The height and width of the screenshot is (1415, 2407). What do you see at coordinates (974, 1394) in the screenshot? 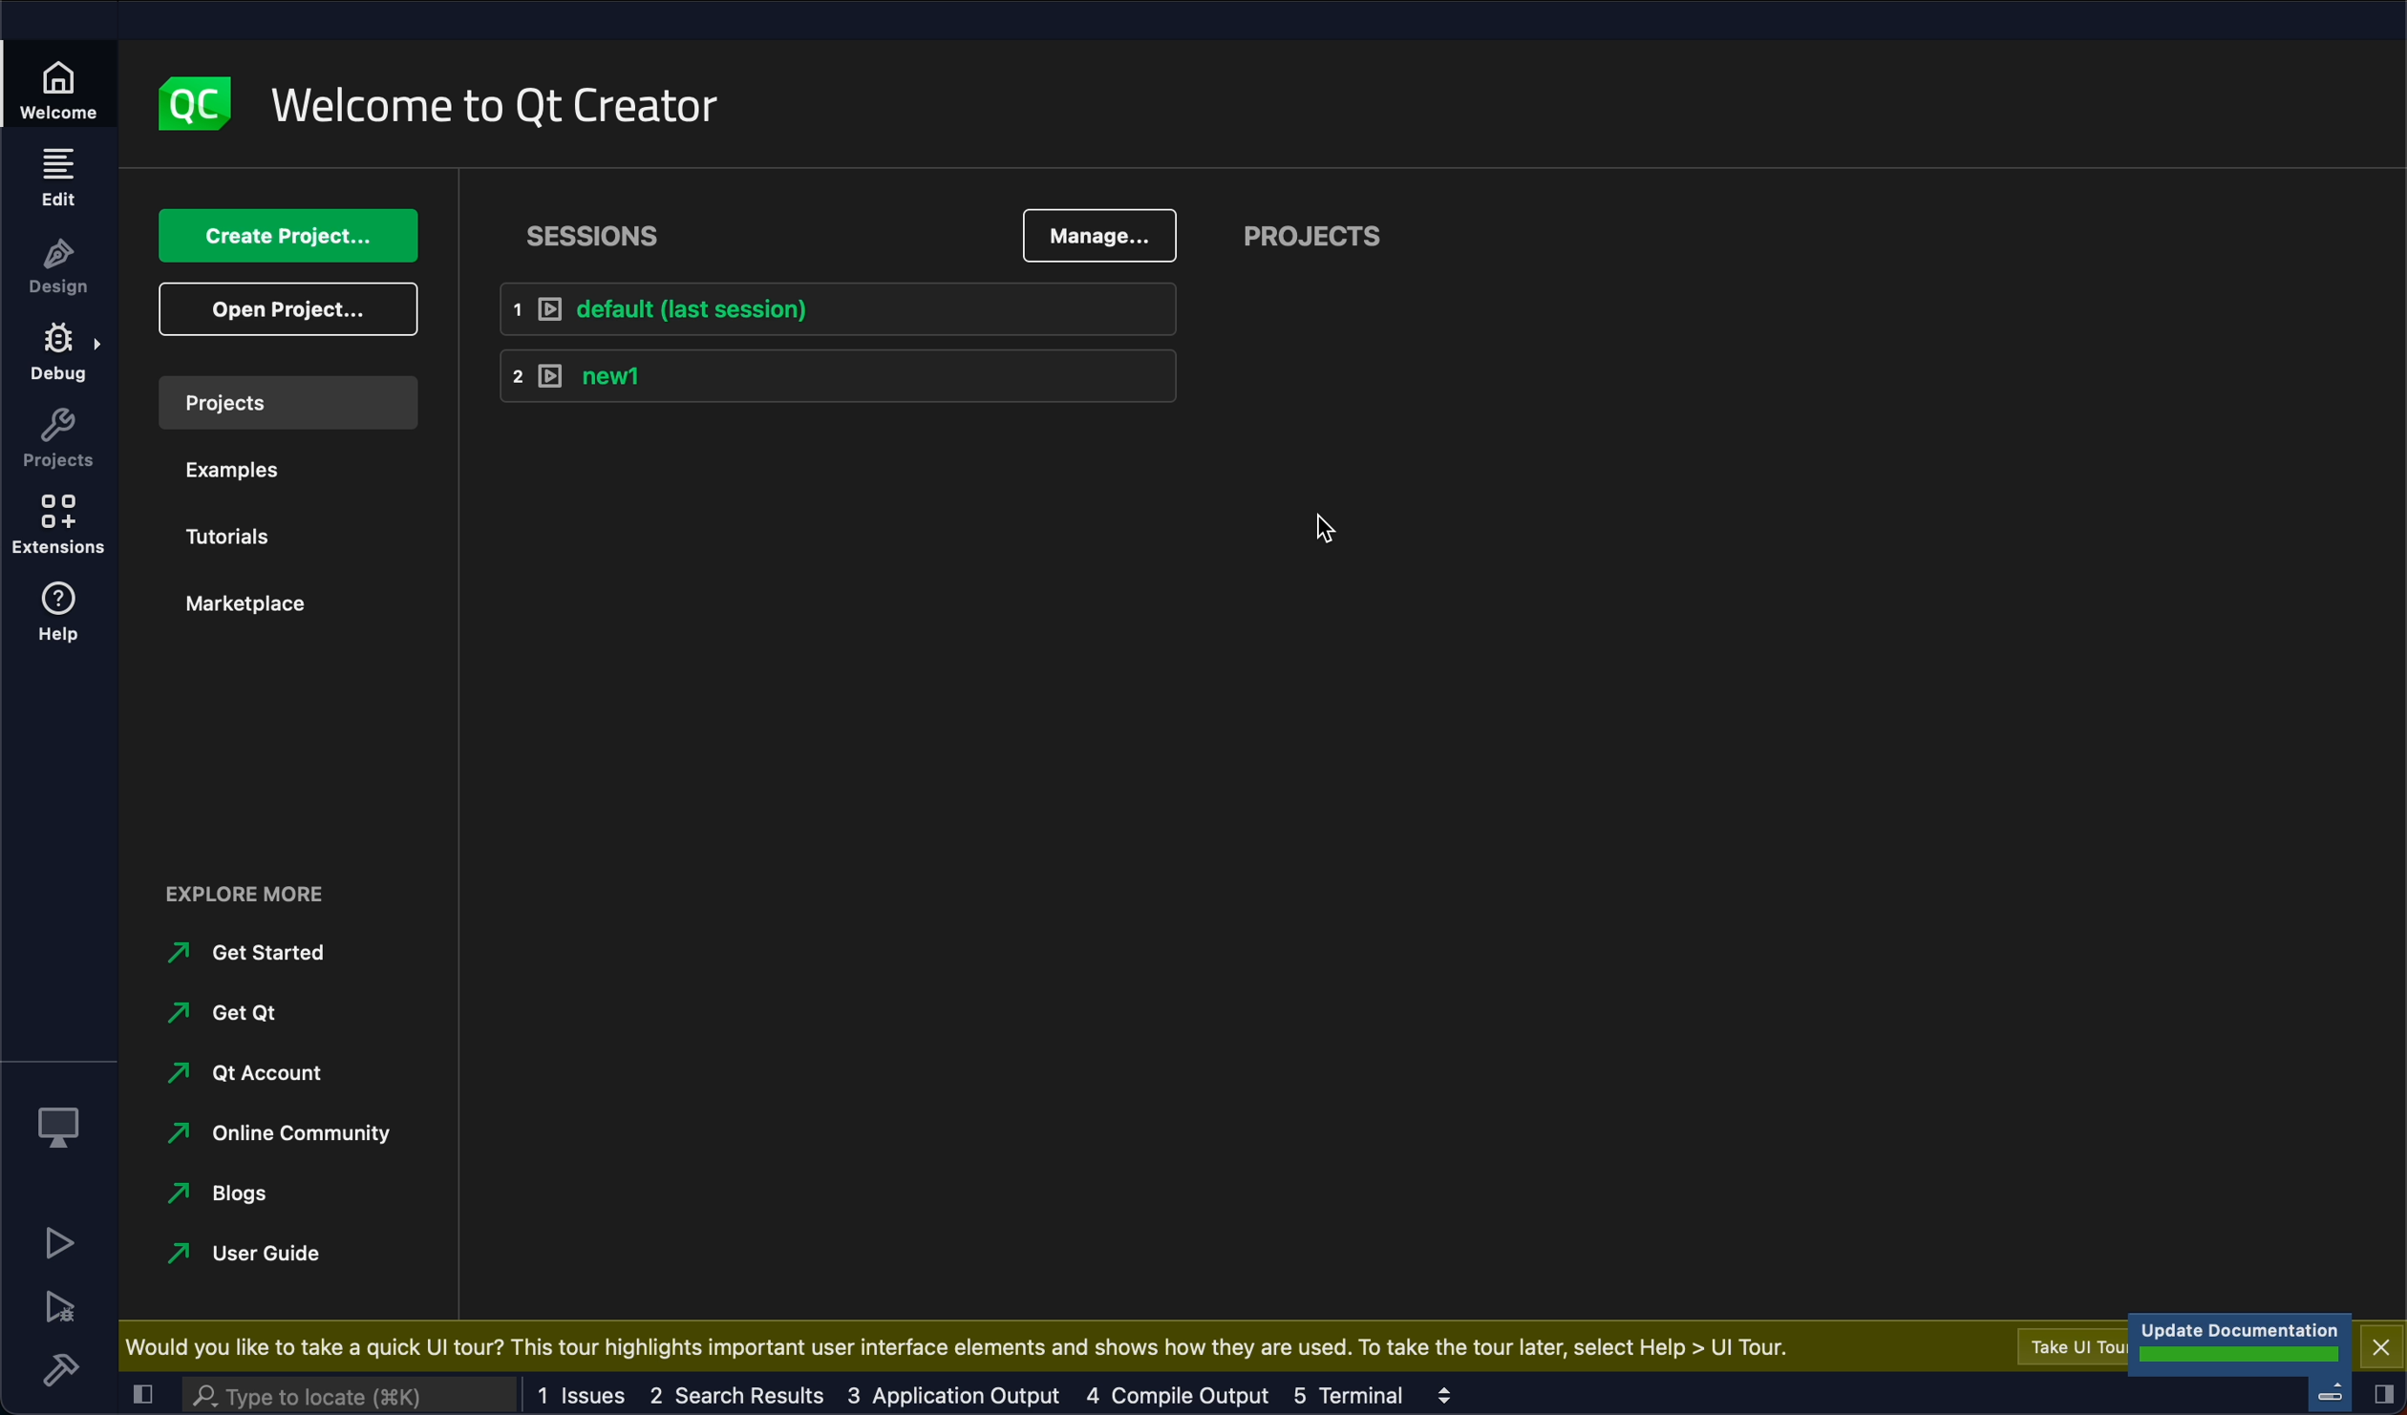
I see `logs` at bounding box center [974, 1394].